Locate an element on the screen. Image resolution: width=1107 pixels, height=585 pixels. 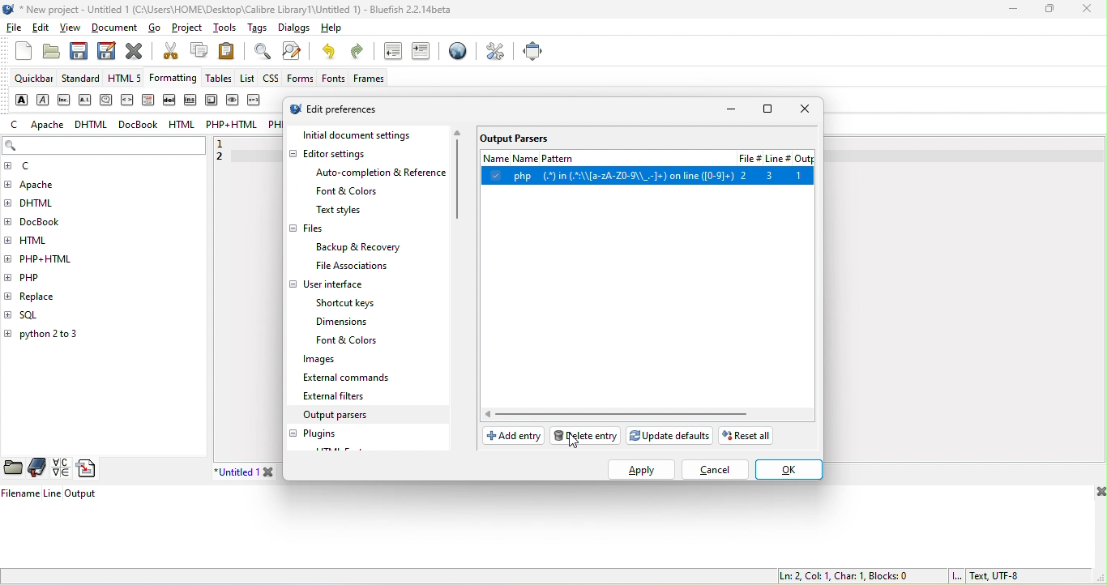
paste is located at coordinates (232, 50).